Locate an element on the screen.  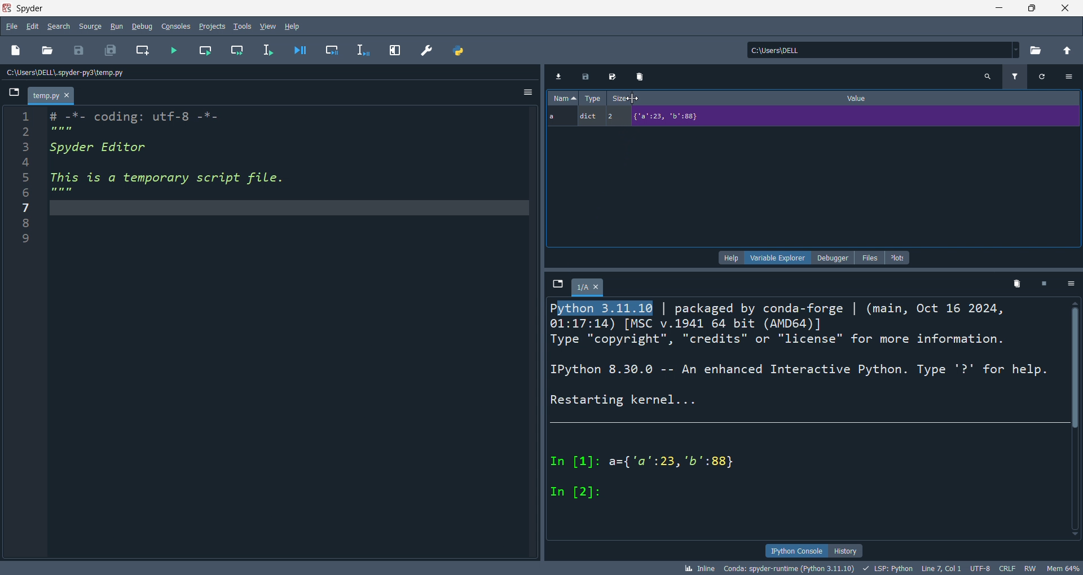
options is located at coordinates (1071, 284).